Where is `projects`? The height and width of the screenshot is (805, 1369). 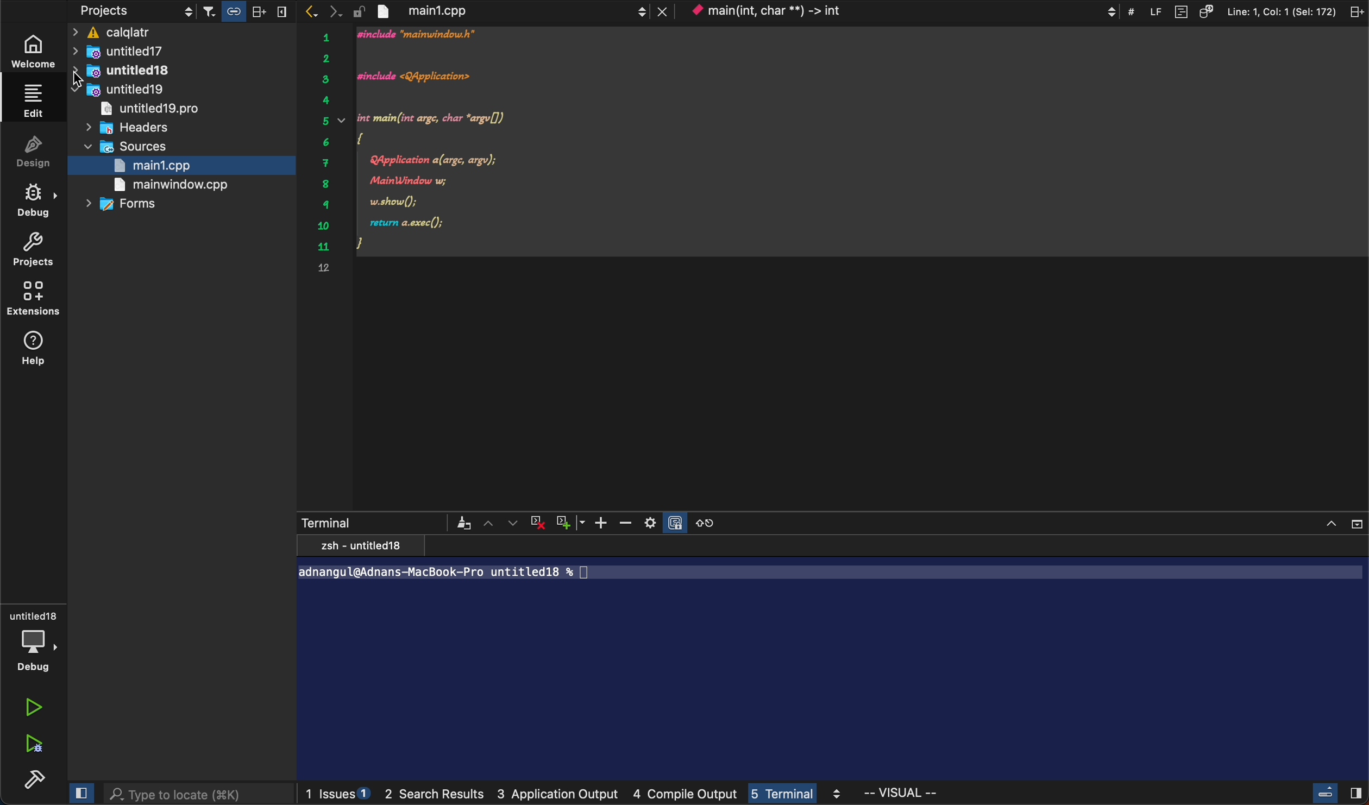
projects is located at coordinates (120, 10).